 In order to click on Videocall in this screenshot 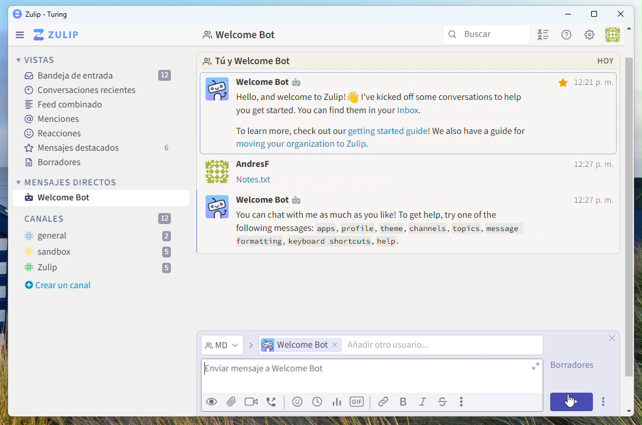, I will do `click(251, 401)`.